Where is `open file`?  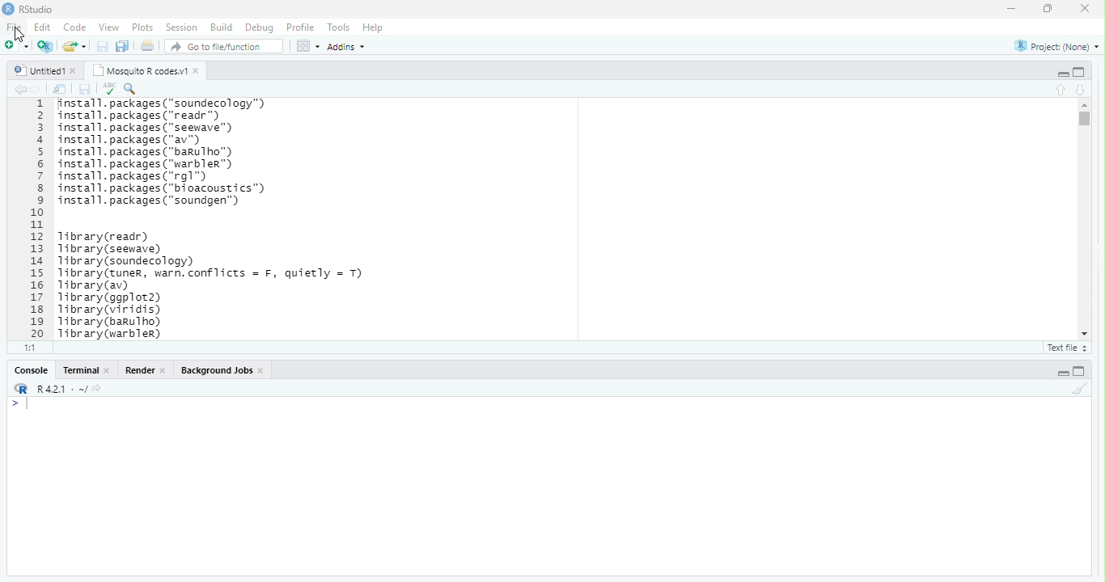
open file is located at coordinates (18, 45).